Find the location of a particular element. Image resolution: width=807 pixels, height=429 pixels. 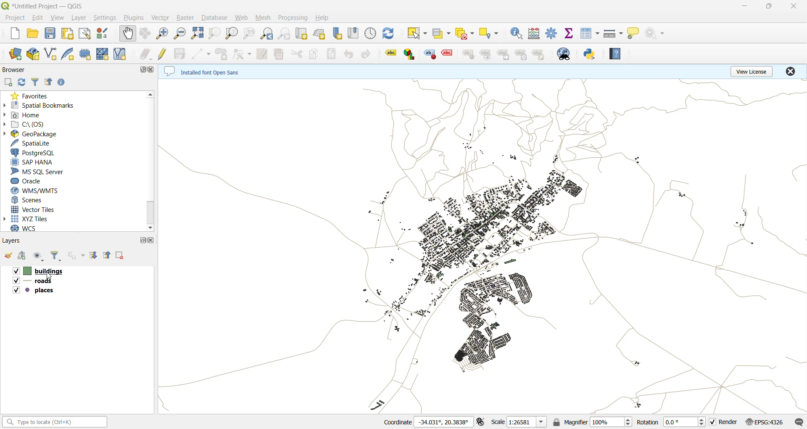

metadata is located at coordinates (210, 72).